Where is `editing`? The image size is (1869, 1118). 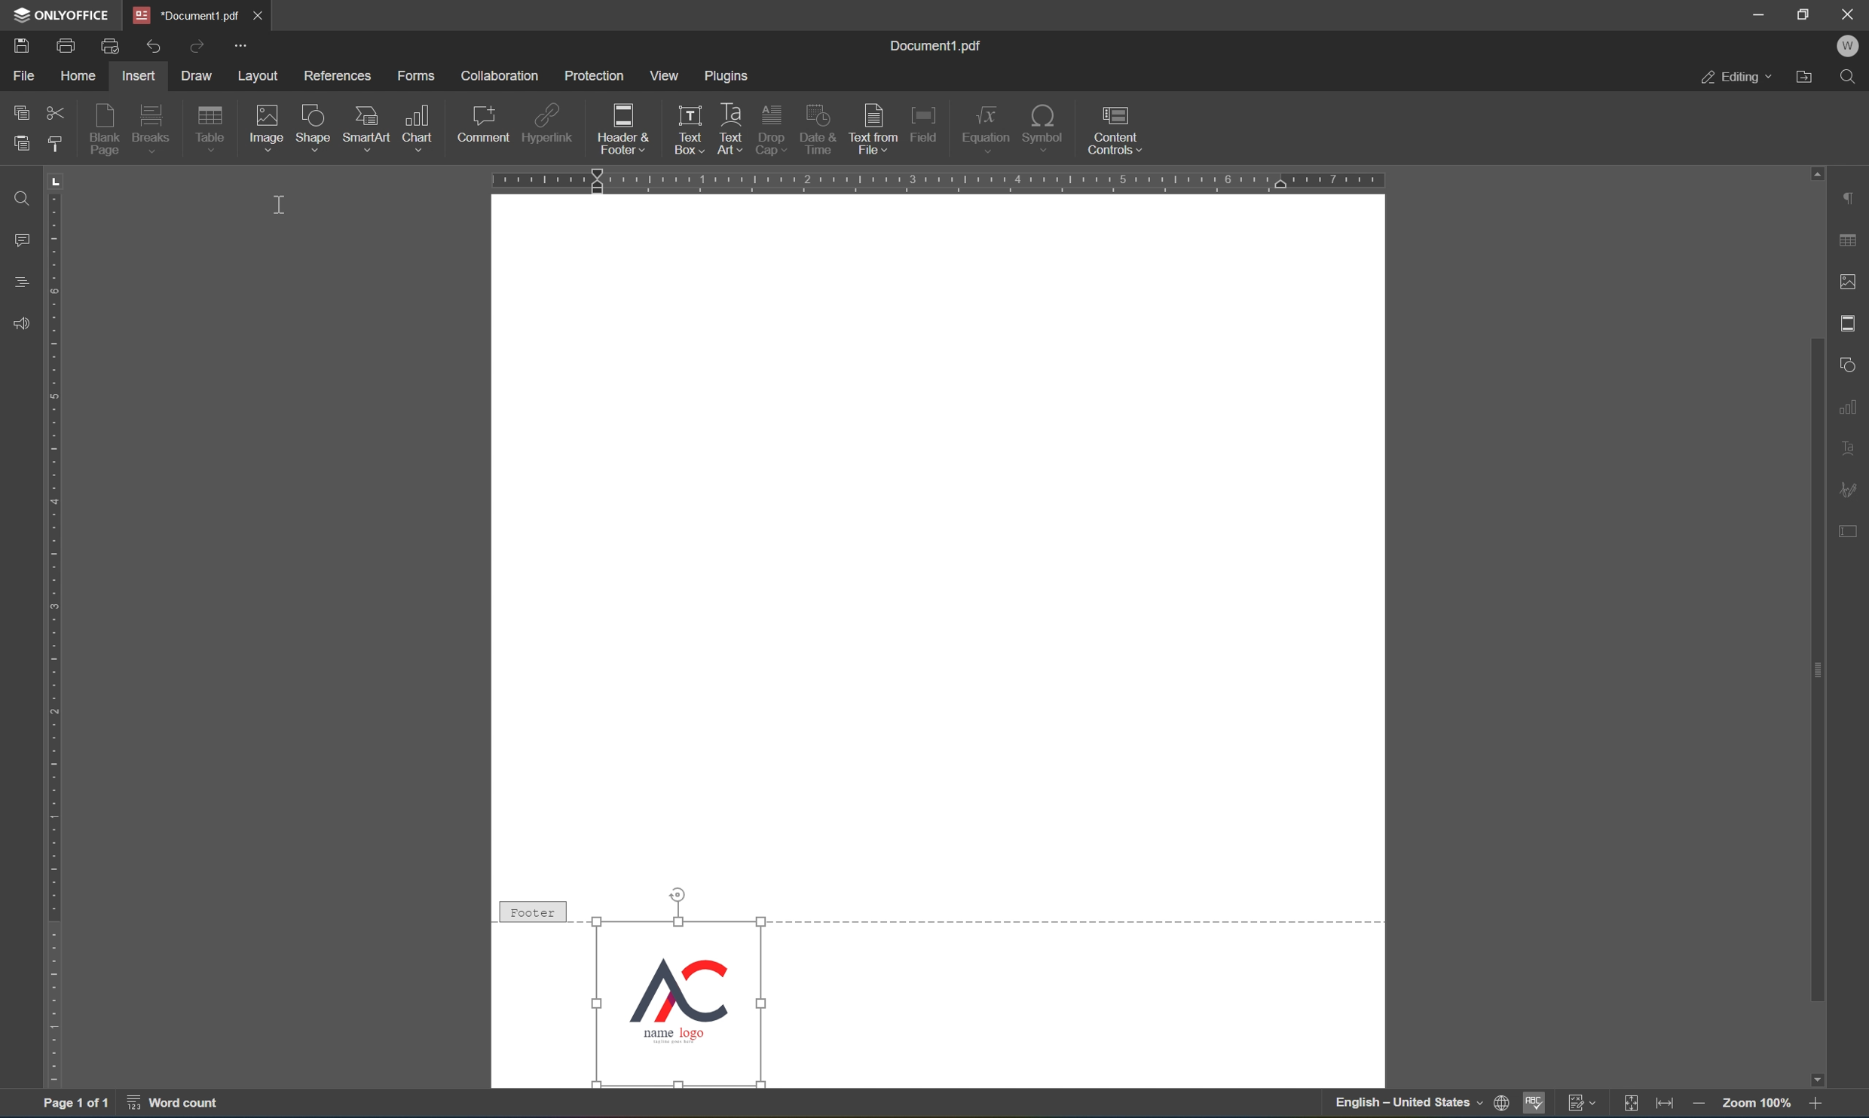
editing is located at coordinates (1736, 75).